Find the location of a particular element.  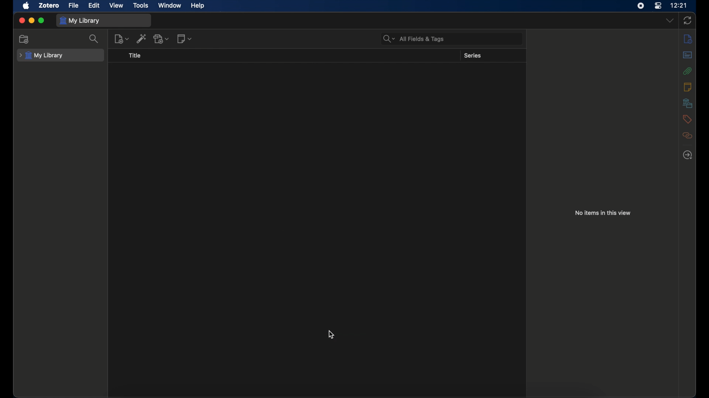

attachments is located at coordinates (687, 71).